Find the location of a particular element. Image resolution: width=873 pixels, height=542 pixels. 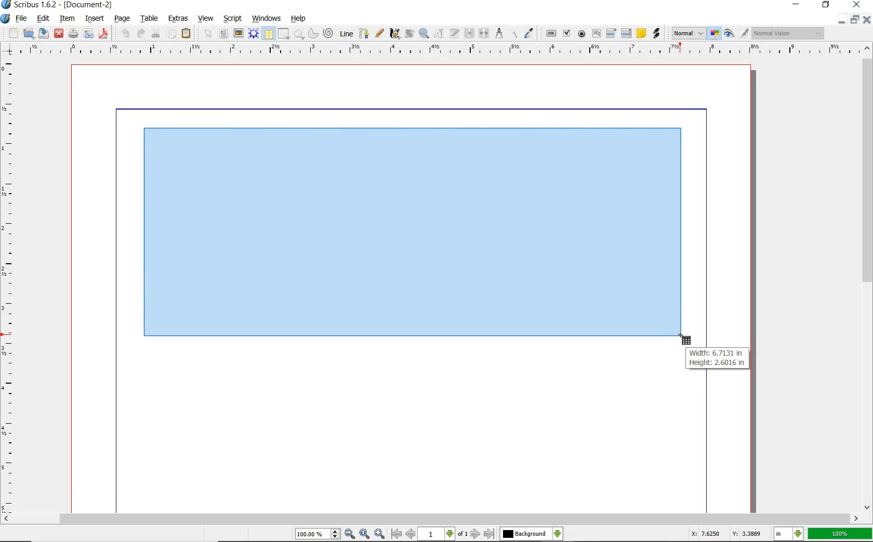

zoom to is located at coordinates (365, 535).